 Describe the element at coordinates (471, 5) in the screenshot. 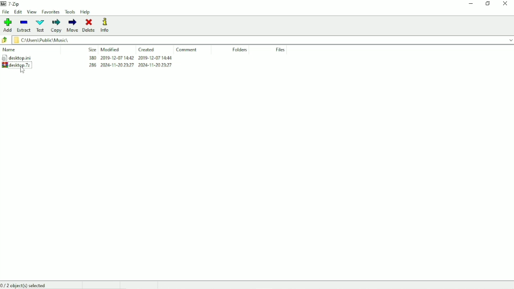

I see `Minimize` at that location.